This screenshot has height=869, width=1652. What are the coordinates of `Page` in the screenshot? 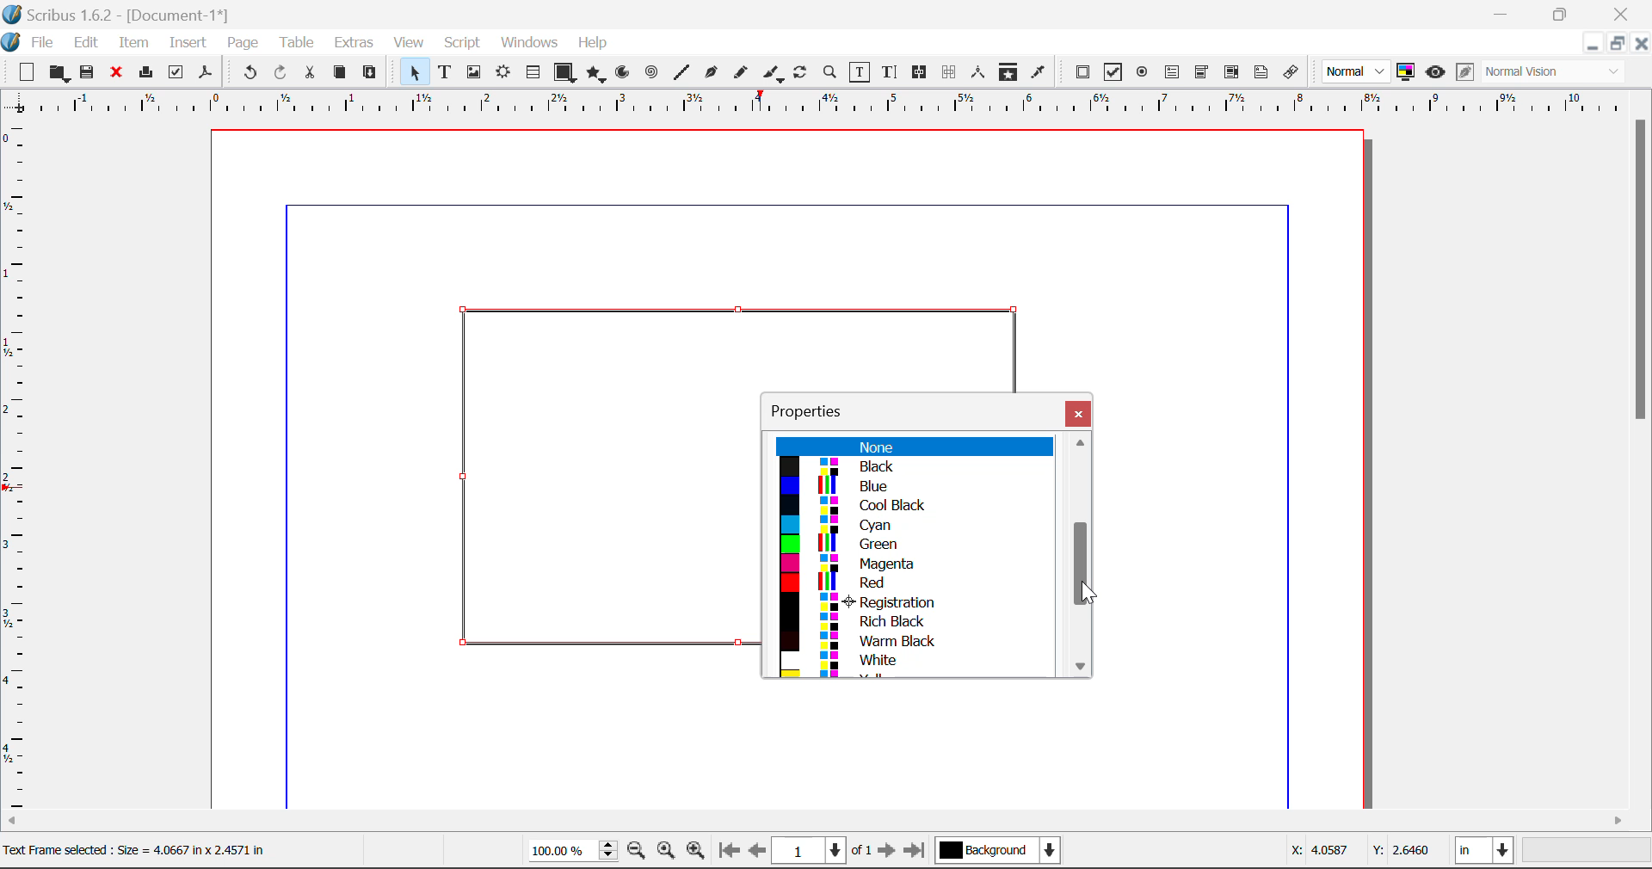 It's located at (242, 43).